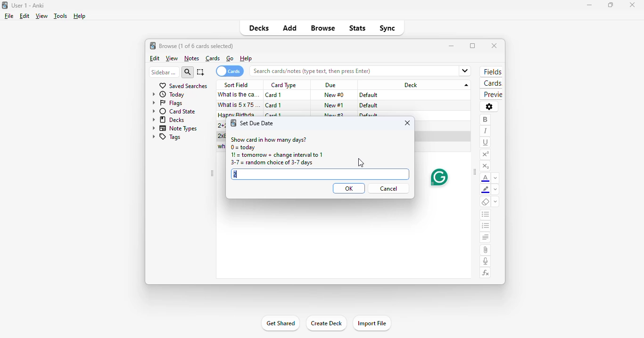 This screenshot has height=338, width=644. Describe the element at coordinates (494, 46) in the screenshot. I see `close` at that location.